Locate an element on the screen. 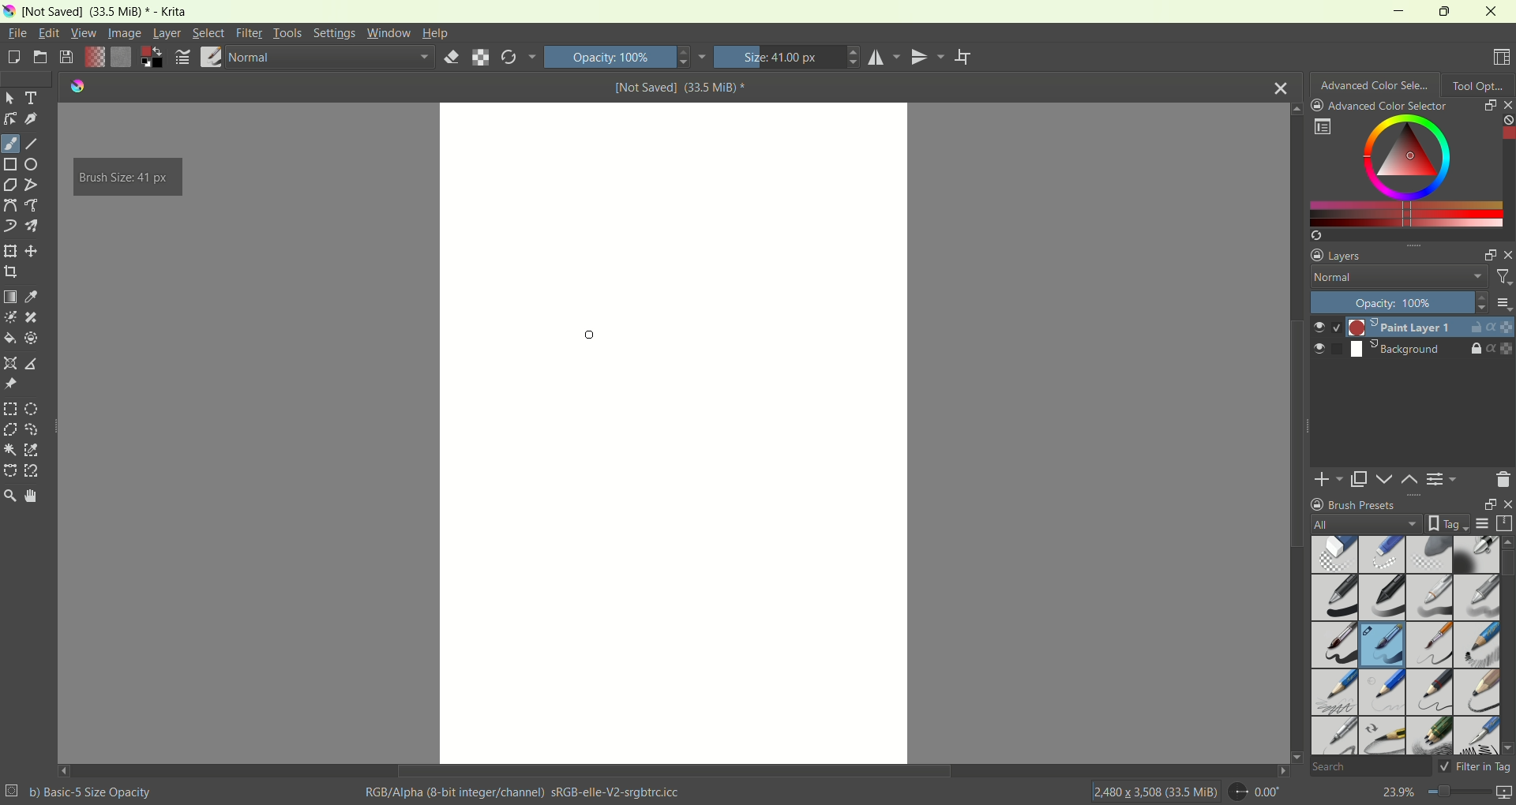 The height and width of the screenshot is (805, 1516). similar color selection is located at coordinates (32, 450).